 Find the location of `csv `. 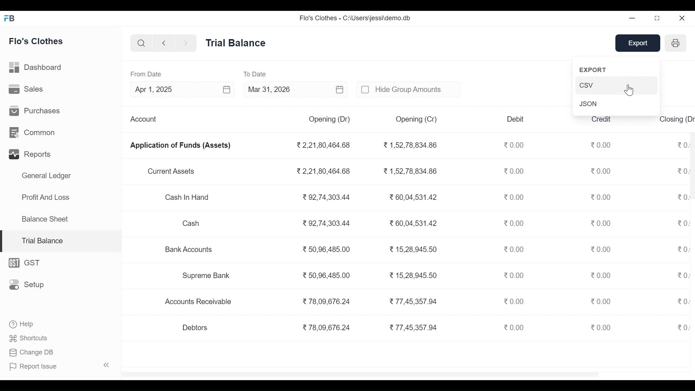

csv  is located at coordinates (616, 85).